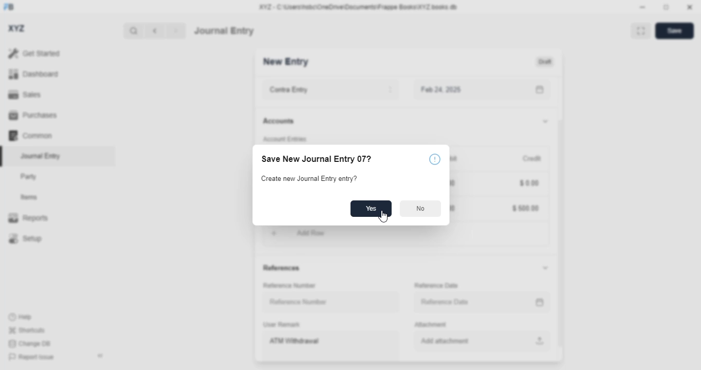 The image size is (701, 370). Describe the element at coordinates (176, 31) in the screenshot. I see `next` at that location.